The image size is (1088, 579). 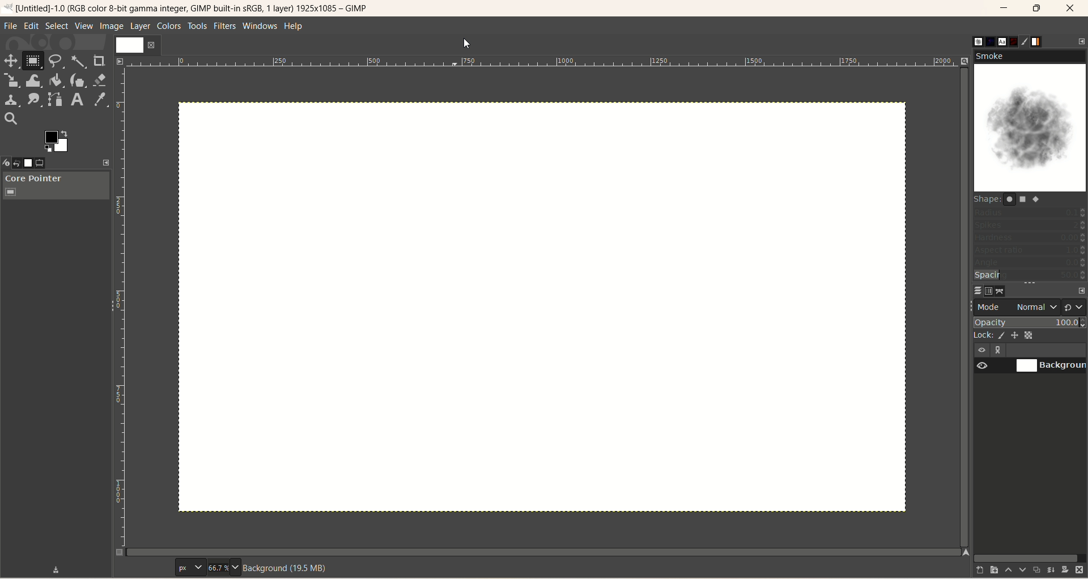 I want to click on image, so click(x=35, y=163).